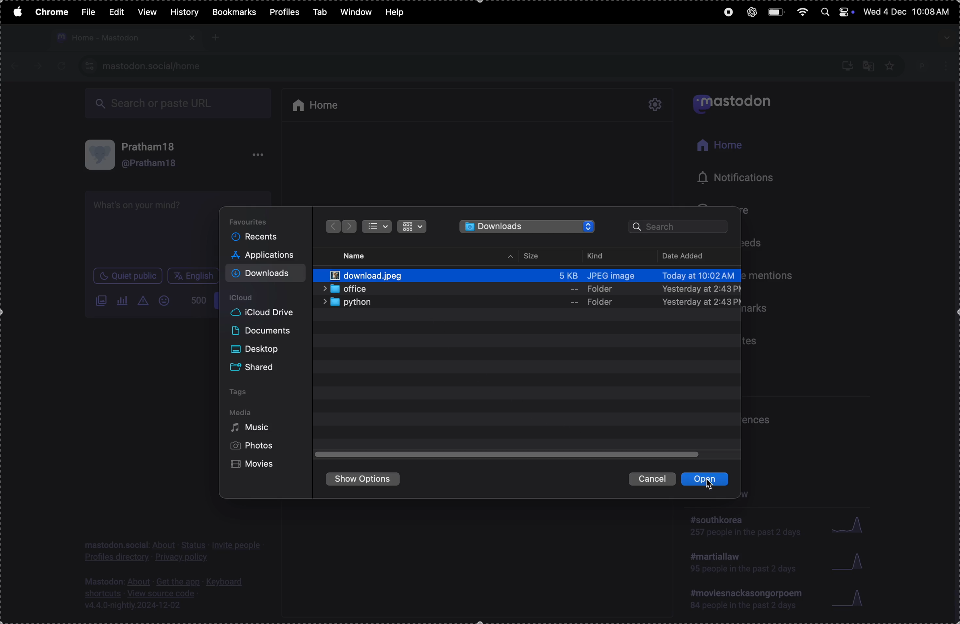 Image resolution: width=960 pixels, height=624 pixels. What do you see at coordinates (331, 226) in the screenshot?
I see `backward` at bounding box center [331, 226].